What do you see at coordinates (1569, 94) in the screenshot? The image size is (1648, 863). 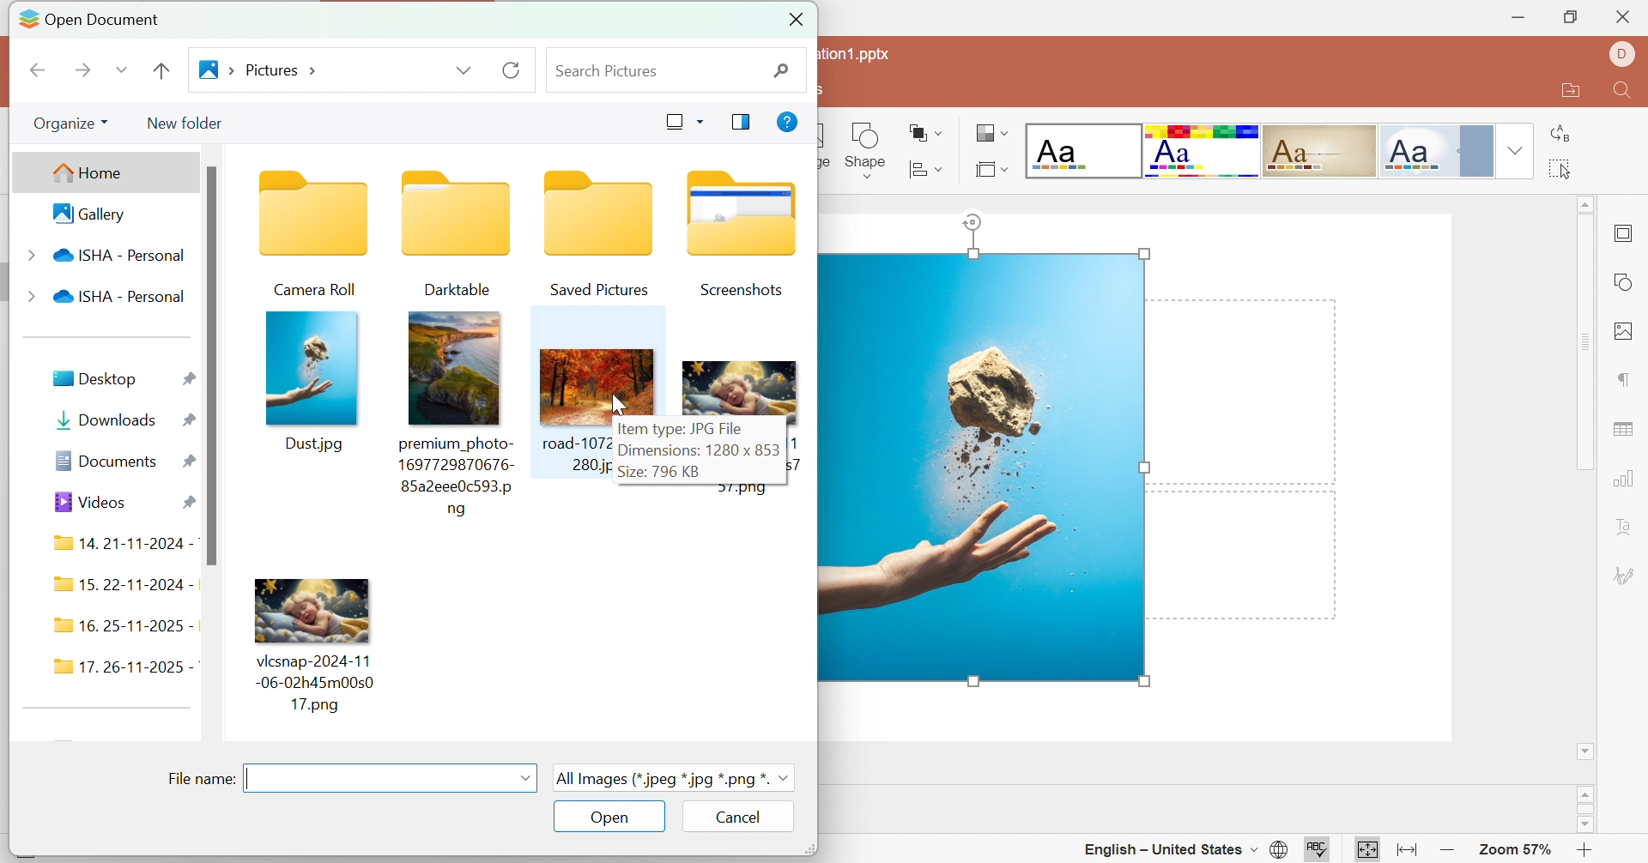 I see `Open file location` at bounding box center [1569, 94].